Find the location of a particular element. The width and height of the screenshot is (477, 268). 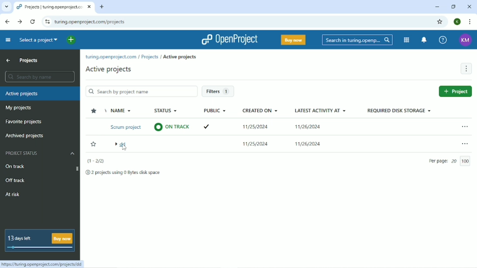

Active projects is located at coordinates (109, 69).